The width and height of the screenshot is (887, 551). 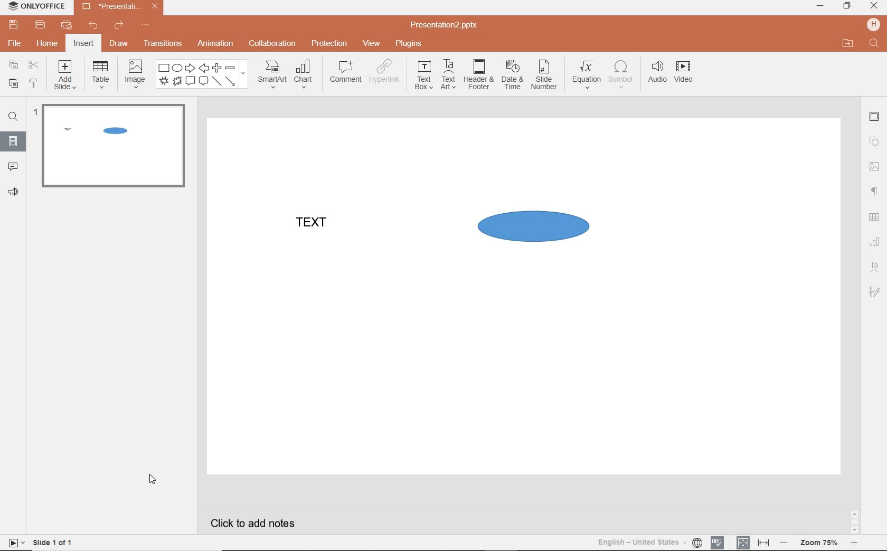 I want to click on symbol, so click(x=619, y=77).